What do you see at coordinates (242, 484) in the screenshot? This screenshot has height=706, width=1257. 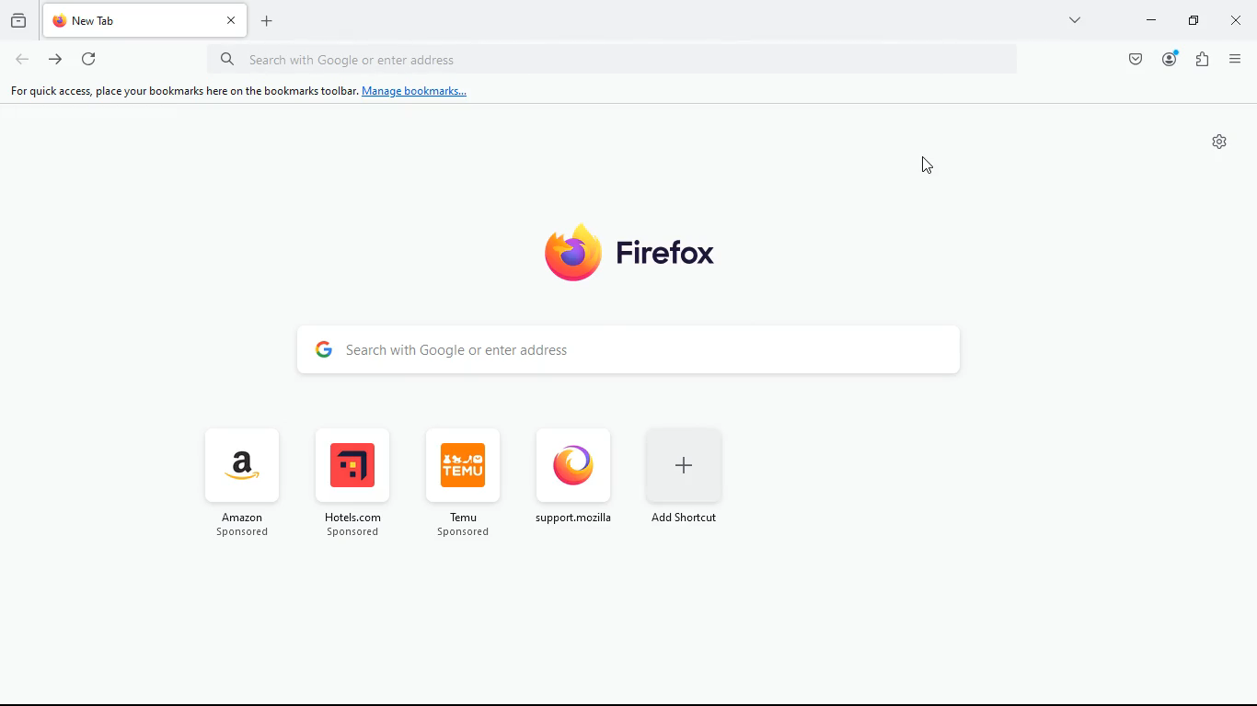 I see `amazon` at bounding box center [242, 484].